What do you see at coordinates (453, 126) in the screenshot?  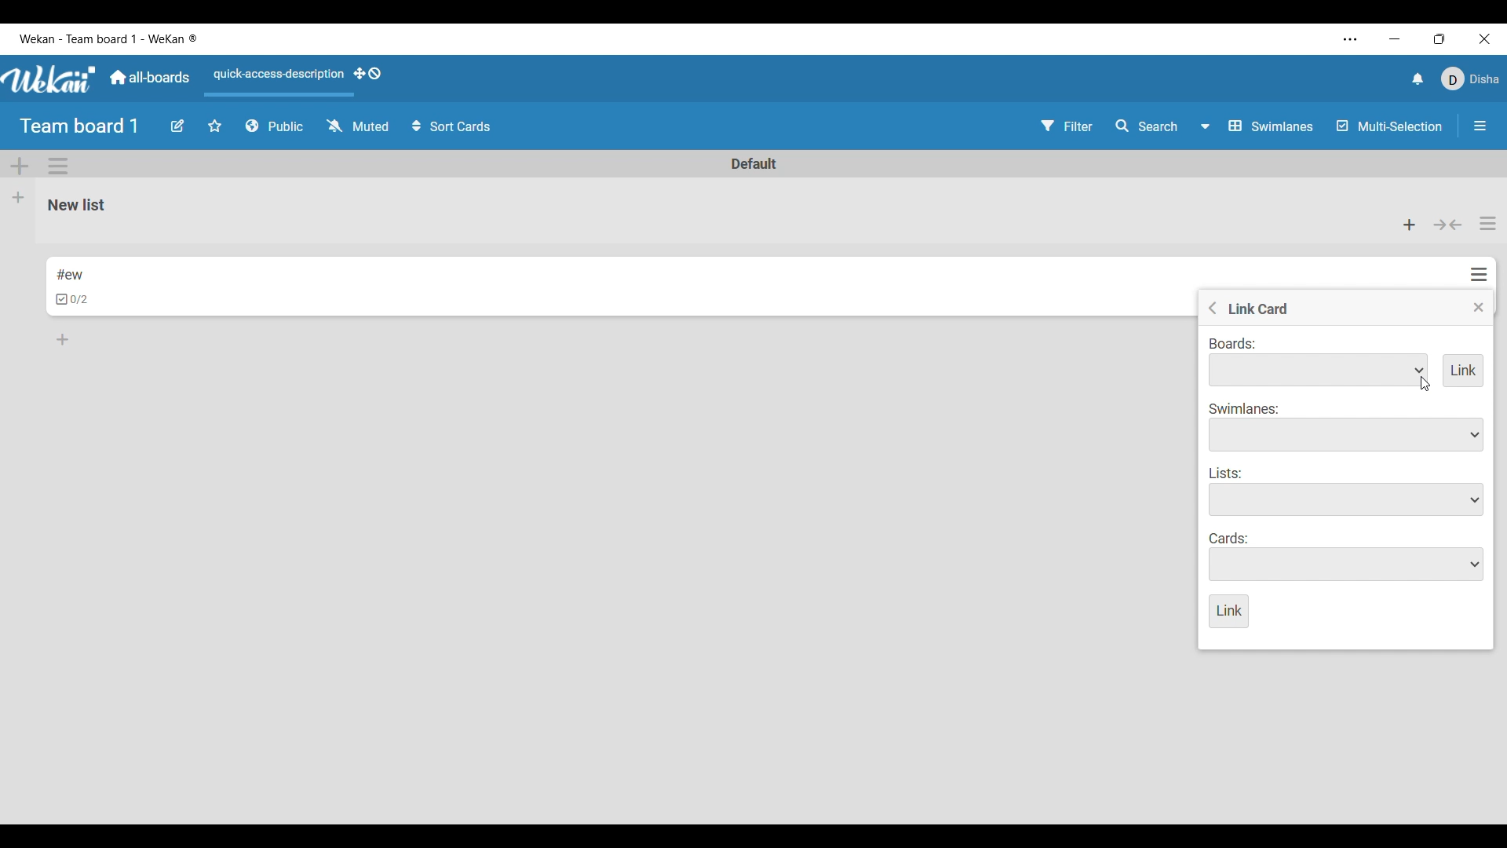 I see `Sort cards` at bounding box center [453, 126].